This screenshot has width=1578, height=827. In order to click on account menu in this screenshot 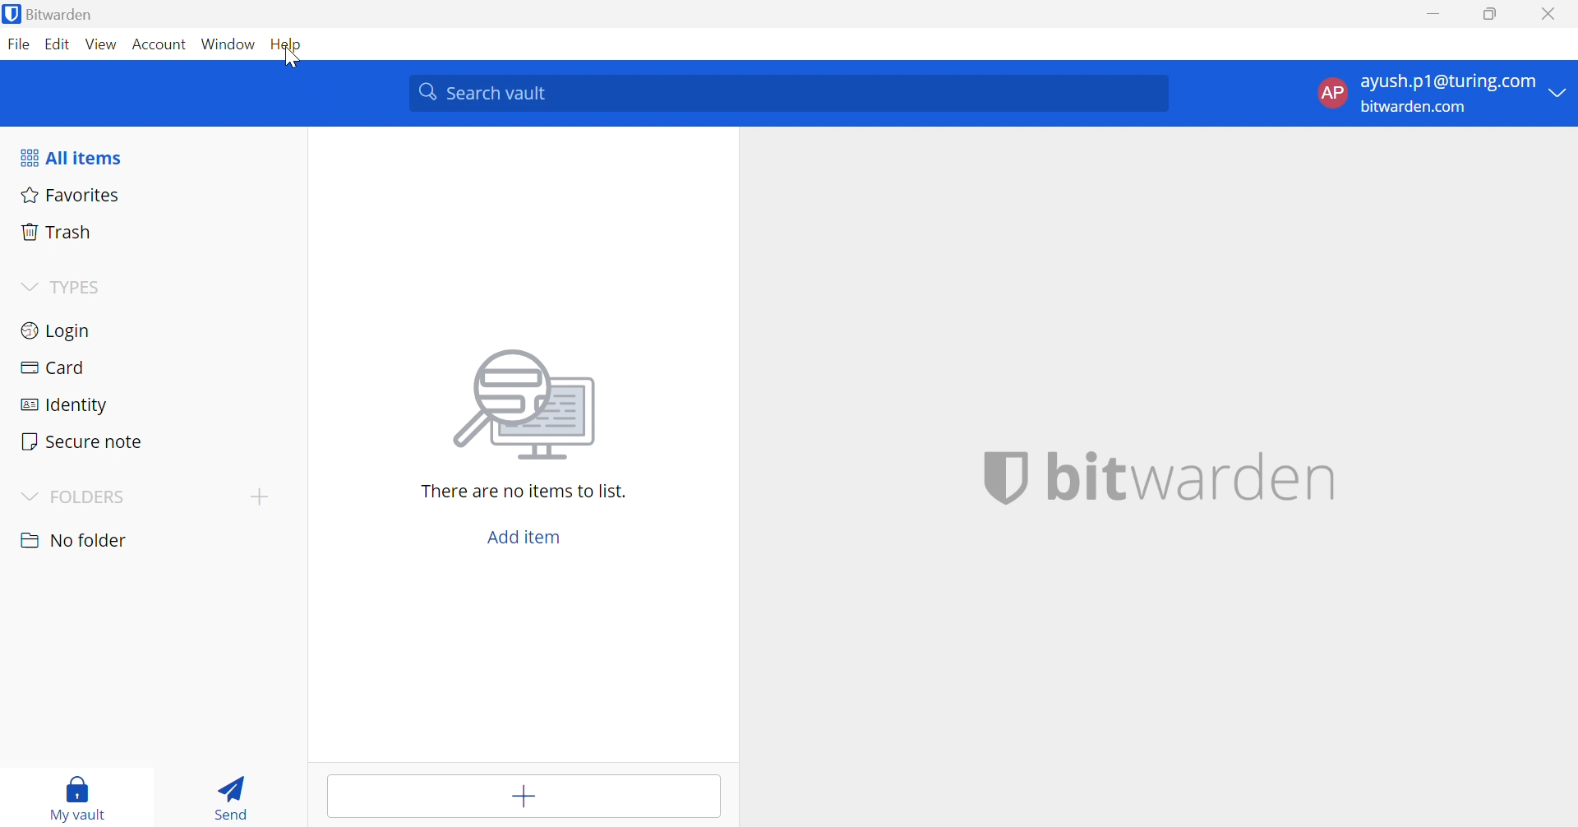, I will do `click(1437, 93)`.